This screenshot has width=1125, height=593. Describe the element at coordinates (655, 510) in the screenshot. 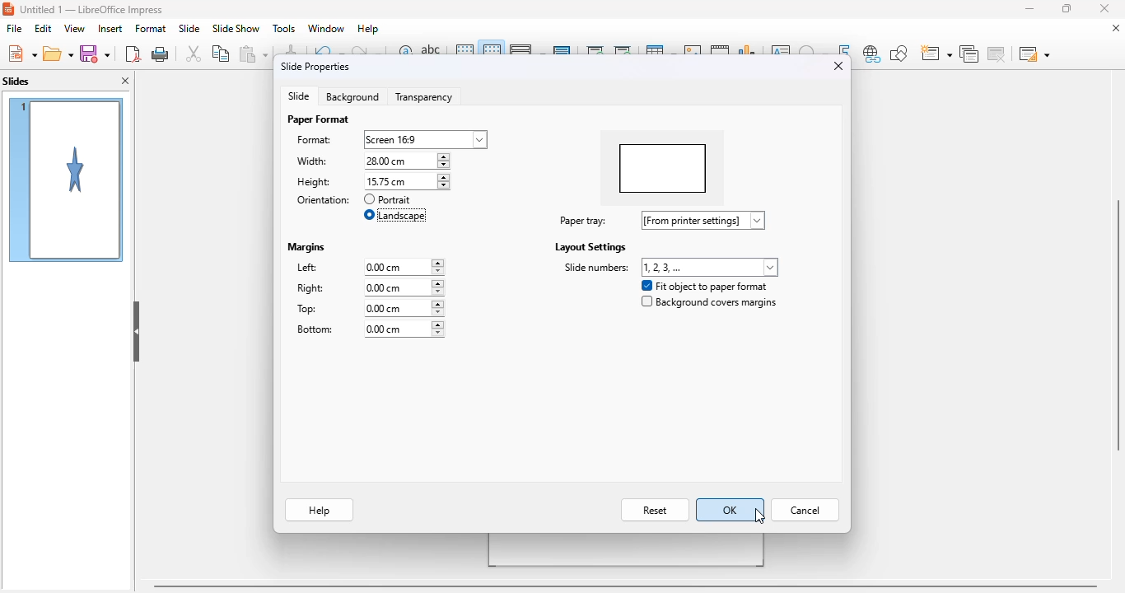

I see `reset` at that location.